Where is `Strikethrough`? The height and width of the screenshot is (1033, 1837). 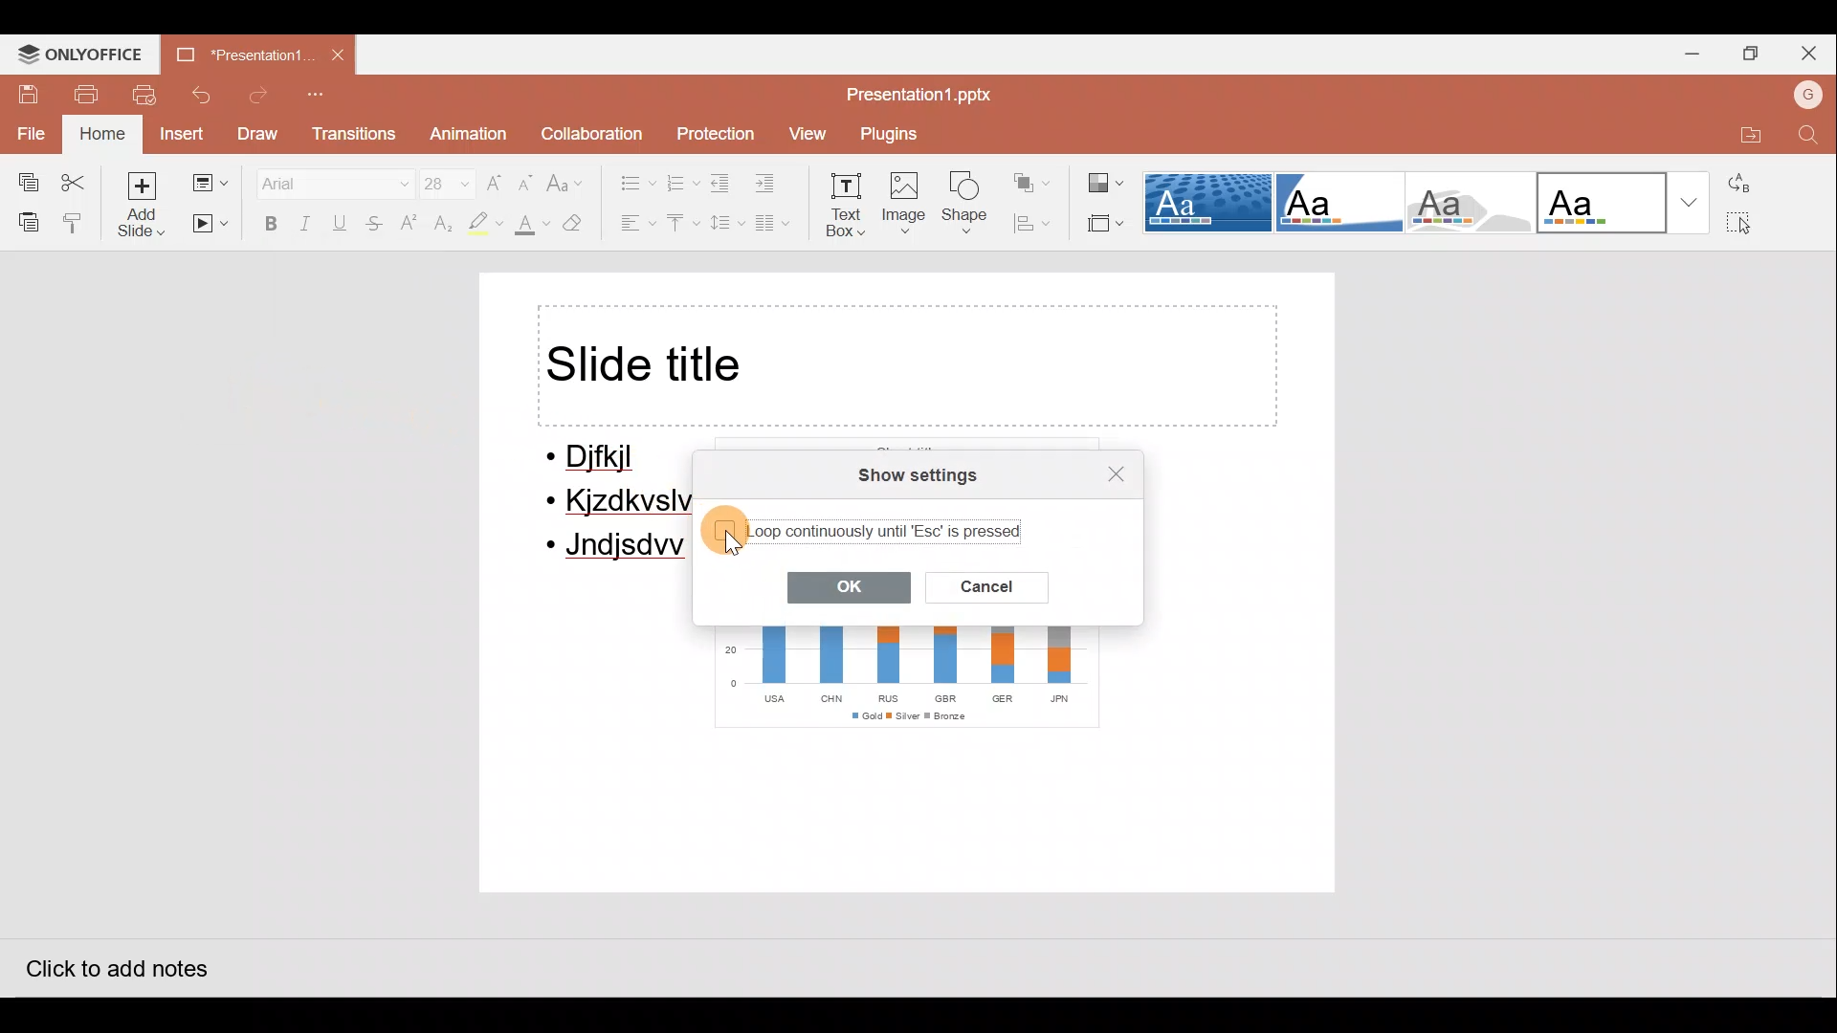
Strikethrough is located at coordinates (369, 223).